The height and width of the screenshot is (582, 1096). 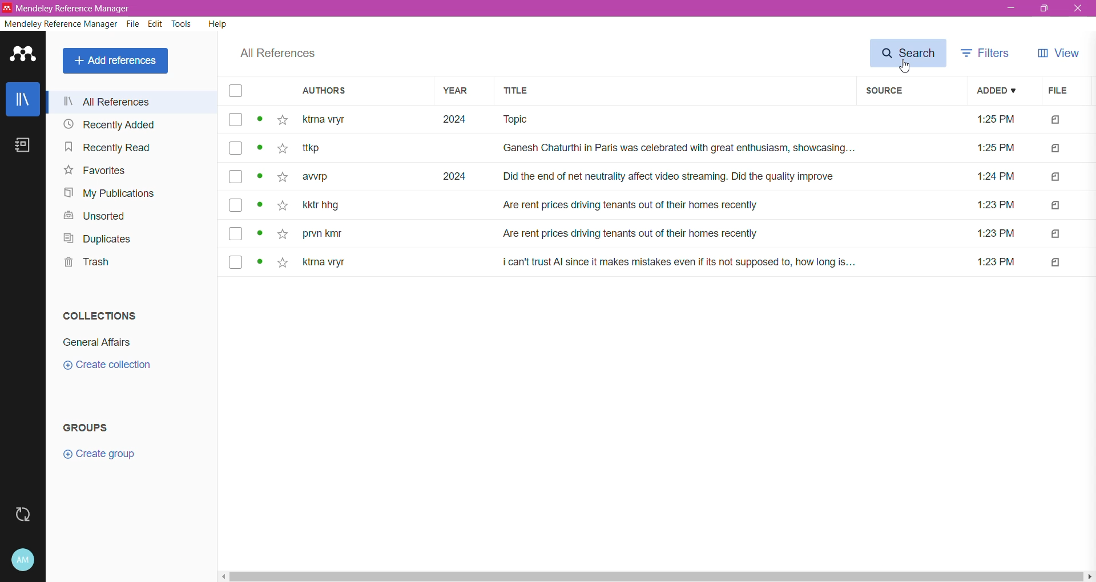 I want to click on select file, so click(x=233, y=262).